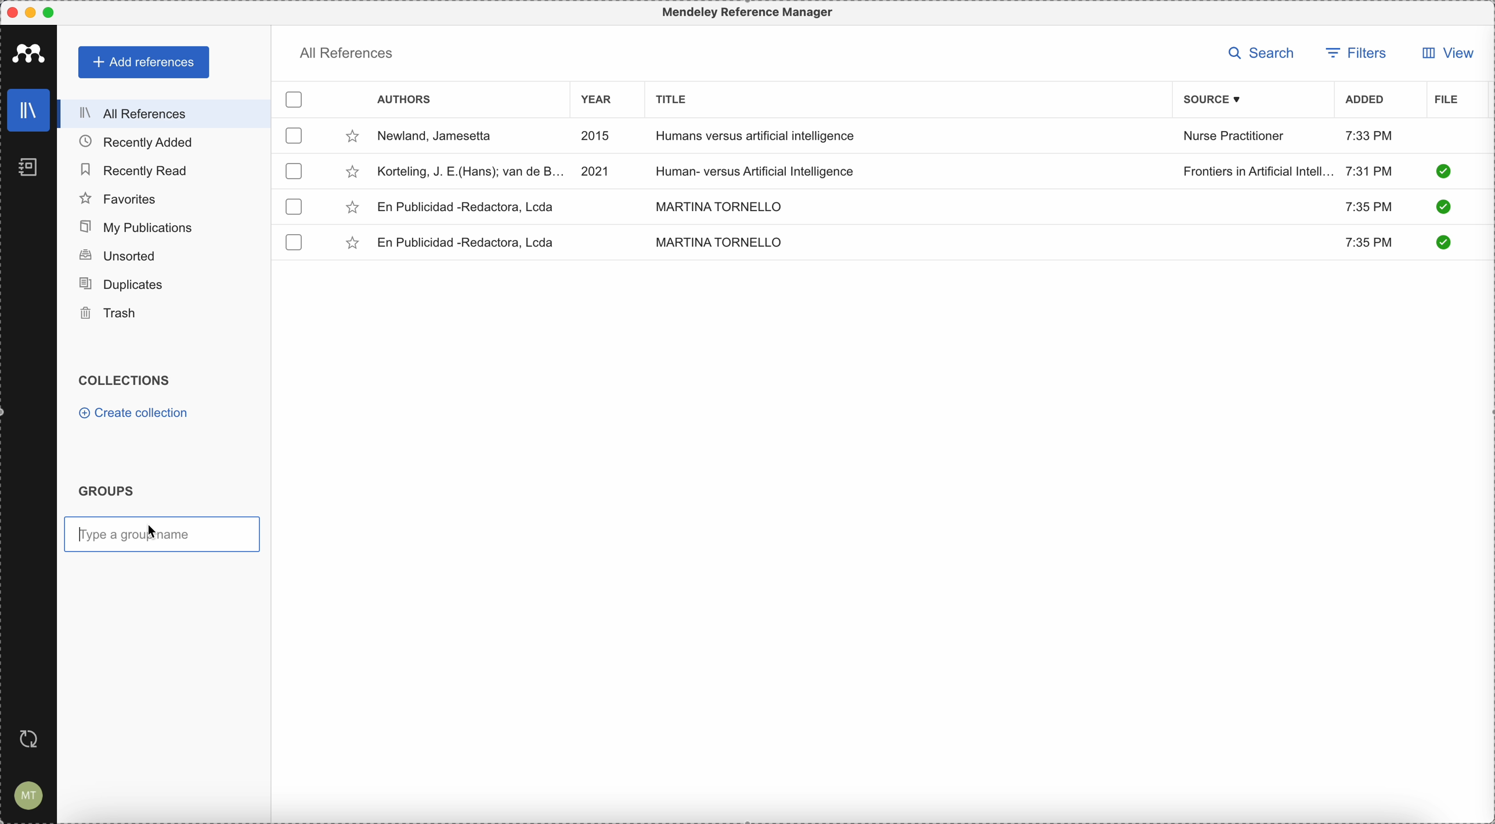 This screenshot has width=1495, height=824. Describe the element at coordinates (29, 51) in the screenshot. I see `Mendeley icon` at that location.